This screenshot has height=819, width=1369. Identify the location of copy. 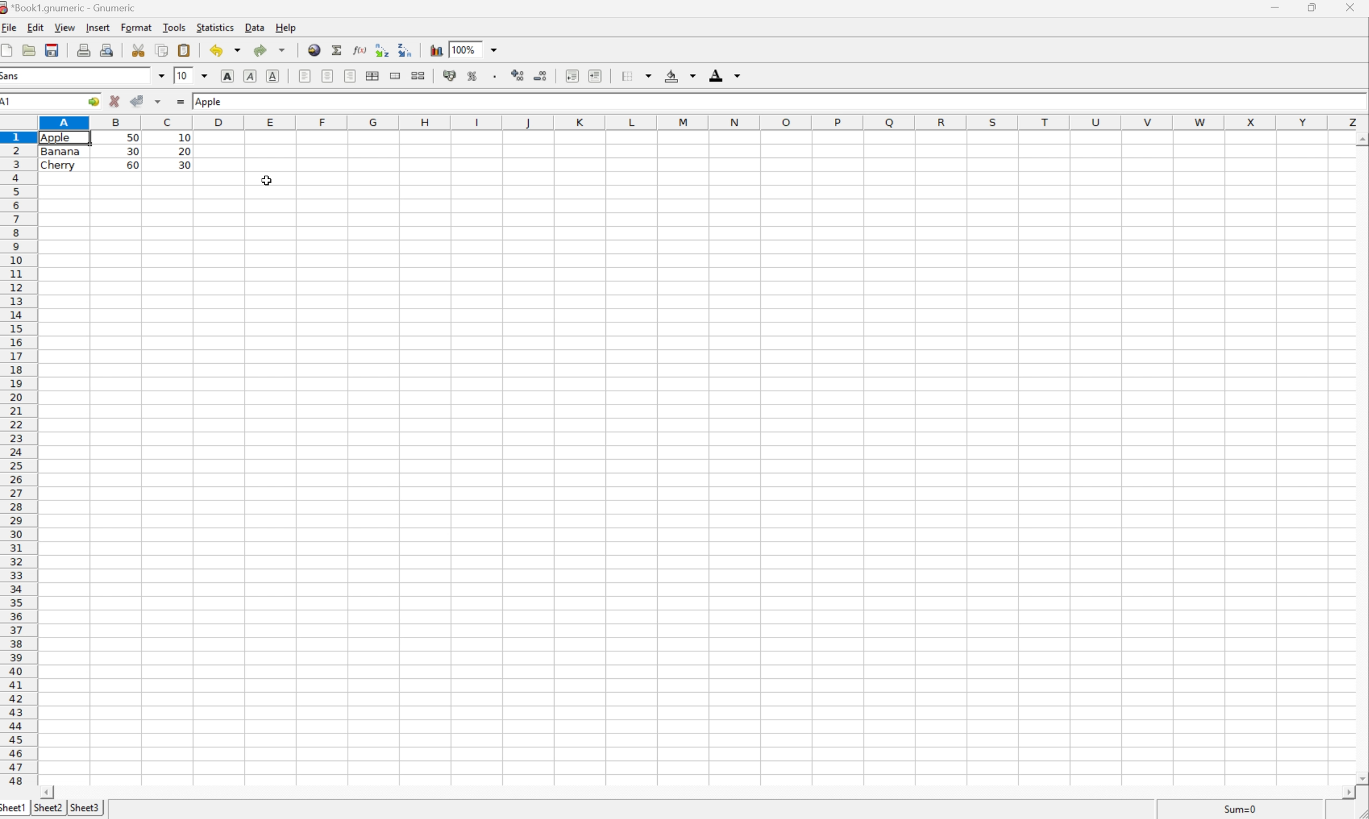
(162, 50).